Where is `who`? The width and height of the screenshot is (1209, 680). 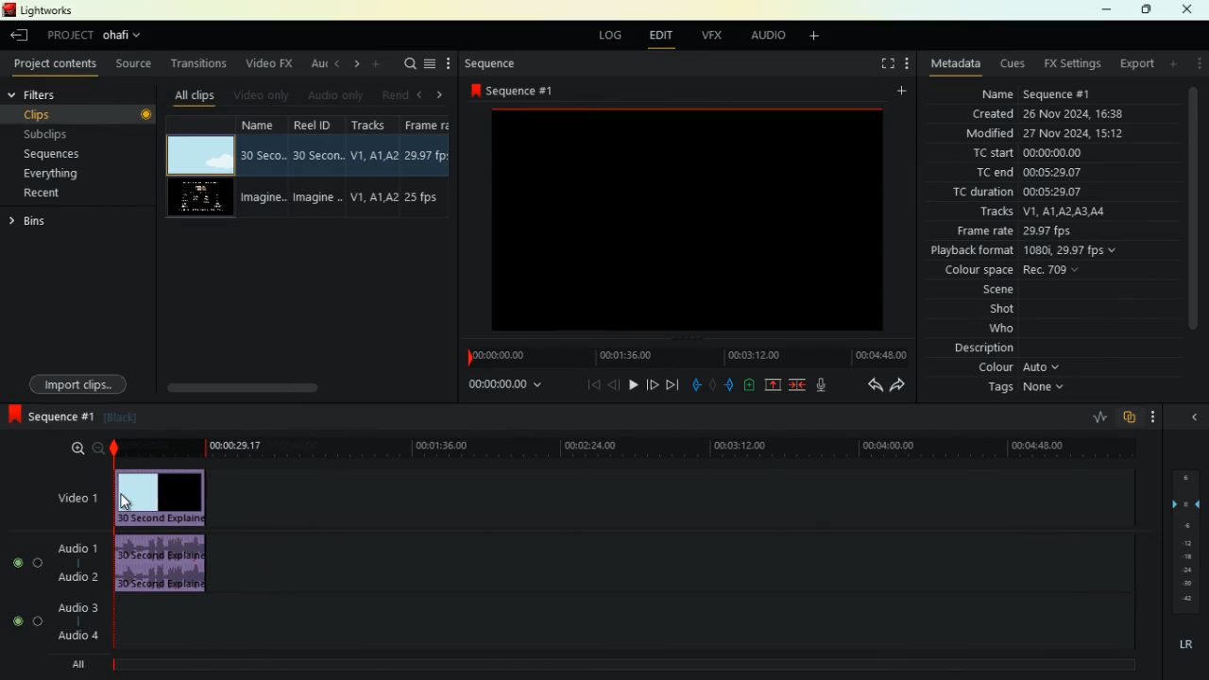 who is located at coordinates (1008, 329).